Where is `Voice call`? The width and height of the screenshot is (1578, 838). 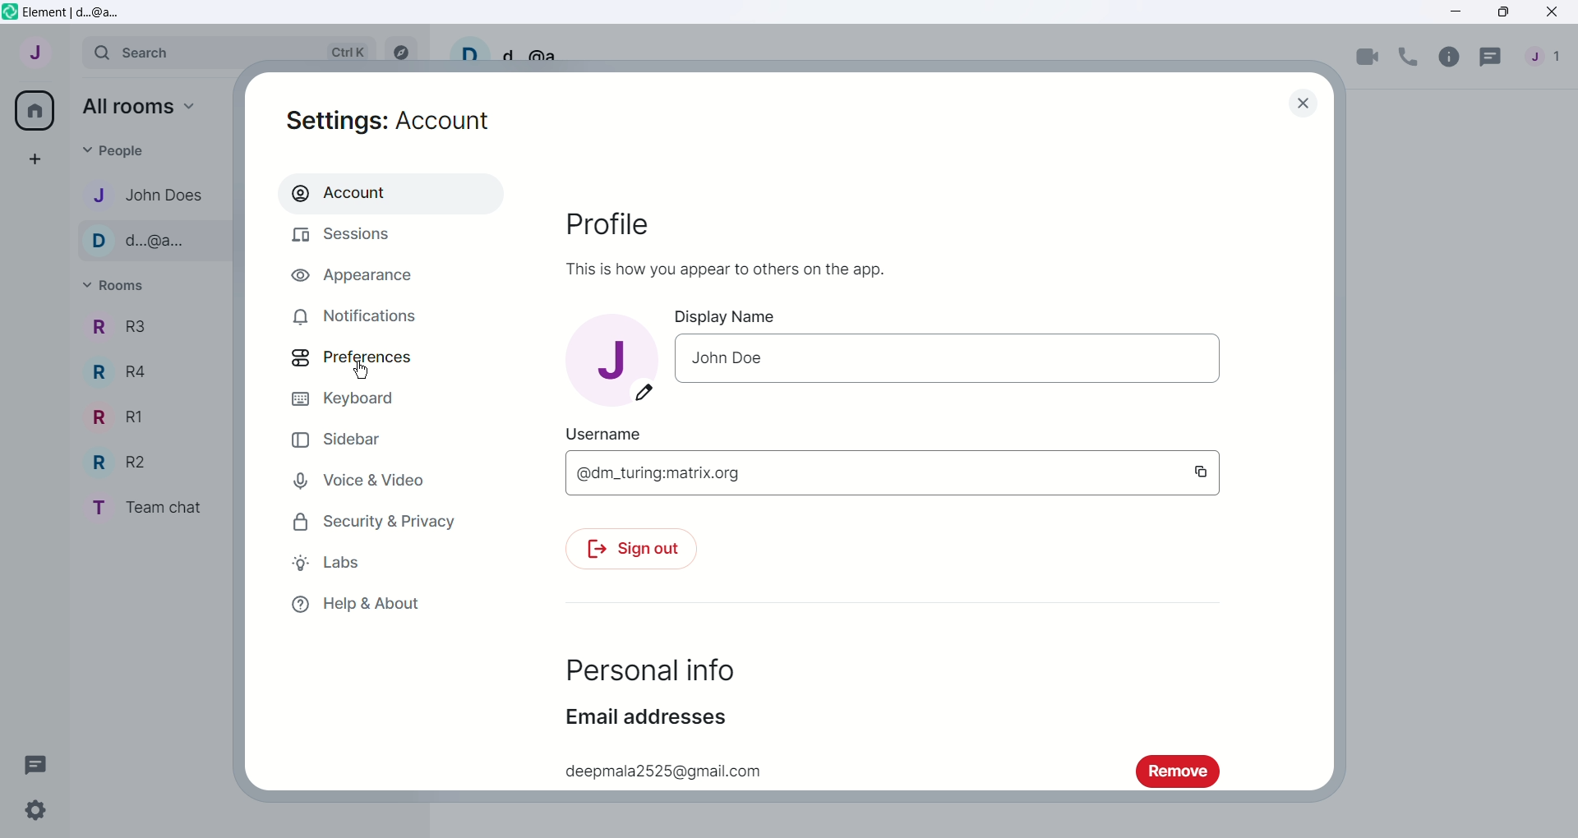
Voice call is located at coordinates (1409, 58).